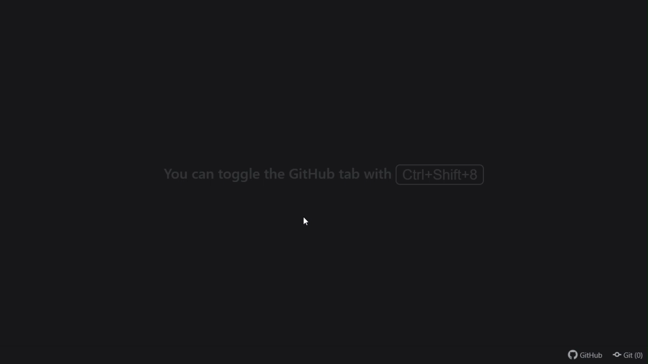 Image resolution: width=648 pixels, height=364 pixels. Describe the element at coordinates (308, 221) in the screenshot. I see `cursor` at that location.